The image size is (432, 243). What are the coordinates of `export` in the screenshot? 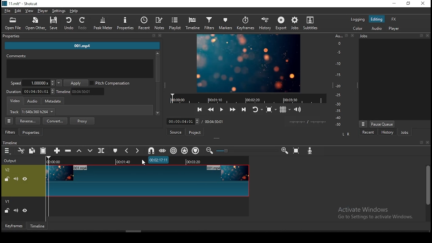 It's located at (281, 23).